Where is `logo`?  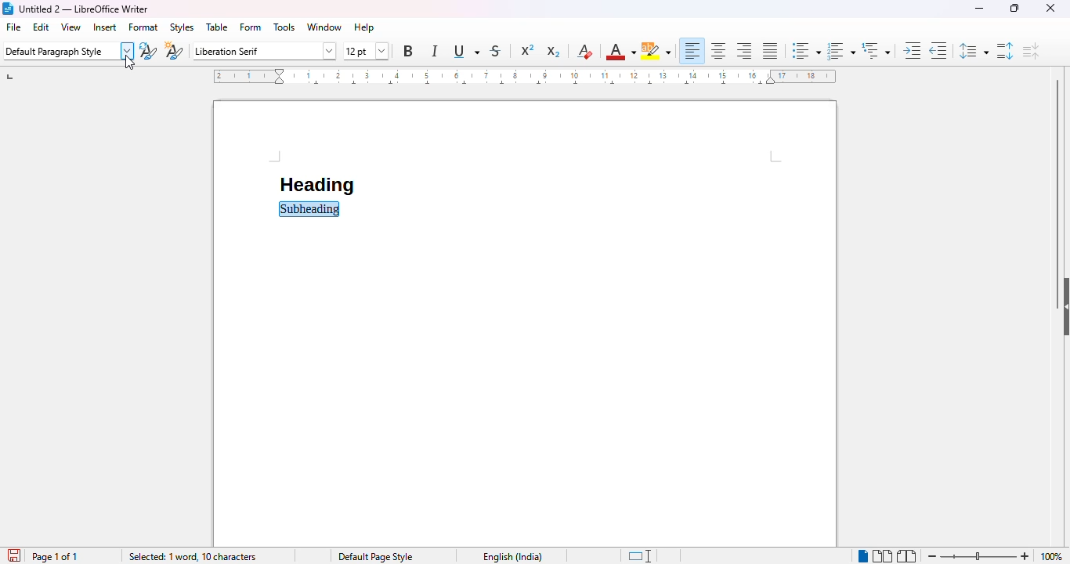 logo is located at coordinates (9, 9).